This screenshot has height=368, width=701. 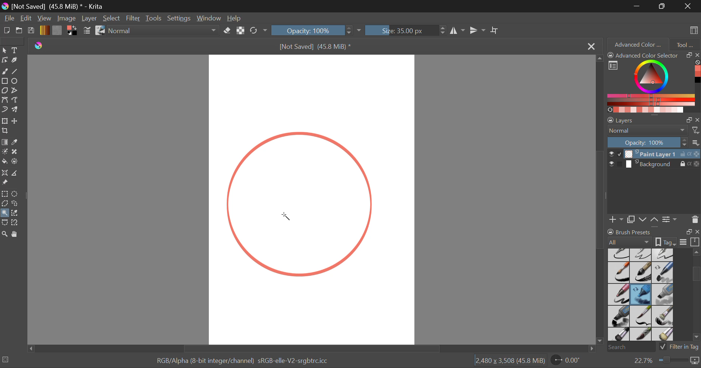 I want to click on Text, so click(x=16, y=50).